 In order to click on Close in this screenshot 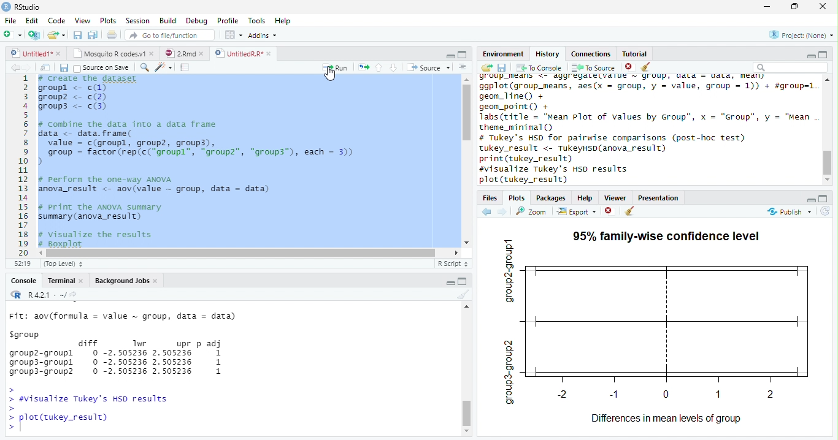, I will do `click(821, 7)`.